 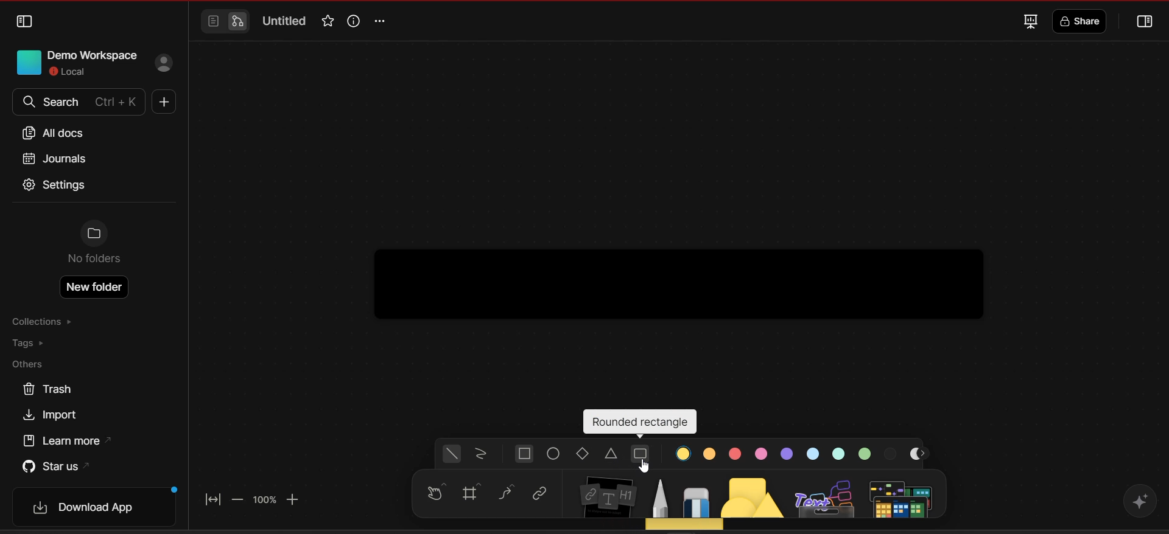 I want to click on color 4, so click(x=760, y=454).